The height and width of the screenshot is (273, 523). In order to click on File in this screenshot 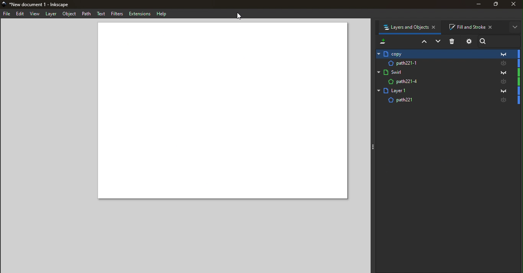, I will do `click(7, 14)`.